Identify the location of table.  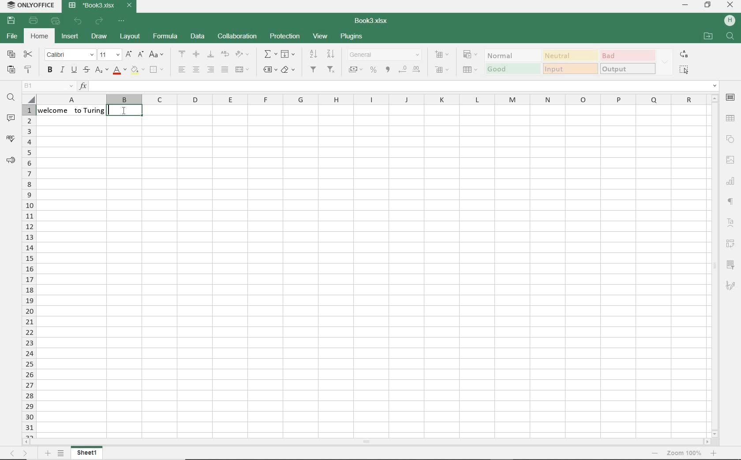
(731, 119).